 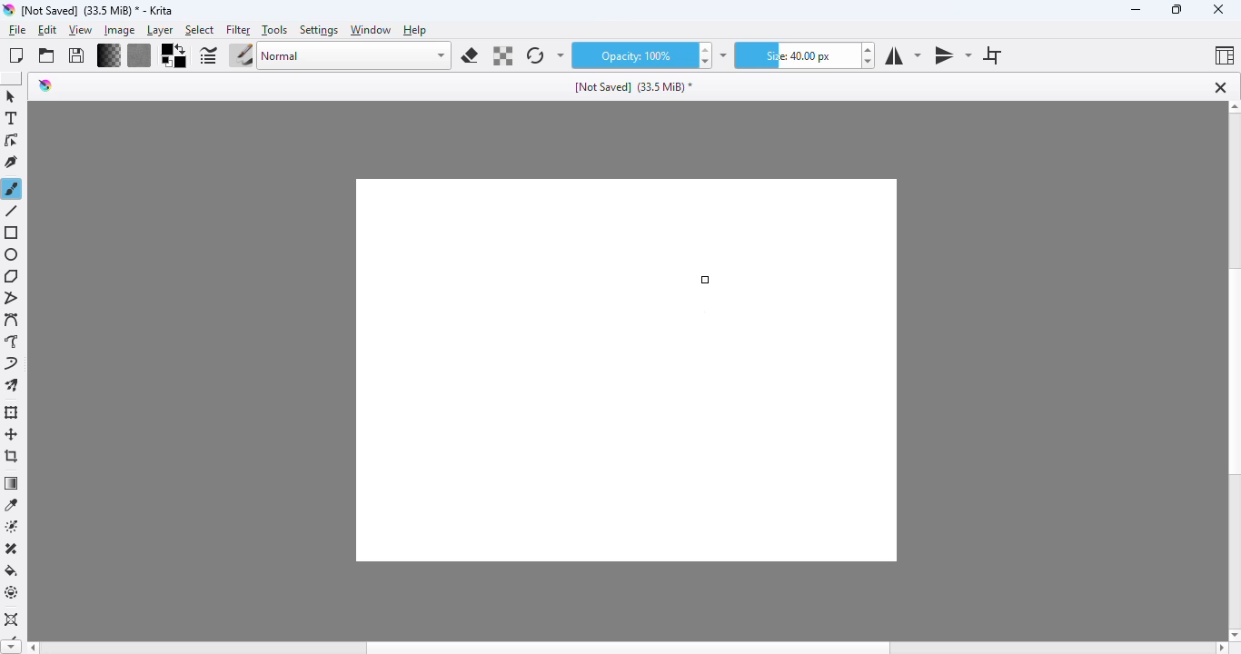 I want to click on Scroll Down, so click(x=1233, y=632).